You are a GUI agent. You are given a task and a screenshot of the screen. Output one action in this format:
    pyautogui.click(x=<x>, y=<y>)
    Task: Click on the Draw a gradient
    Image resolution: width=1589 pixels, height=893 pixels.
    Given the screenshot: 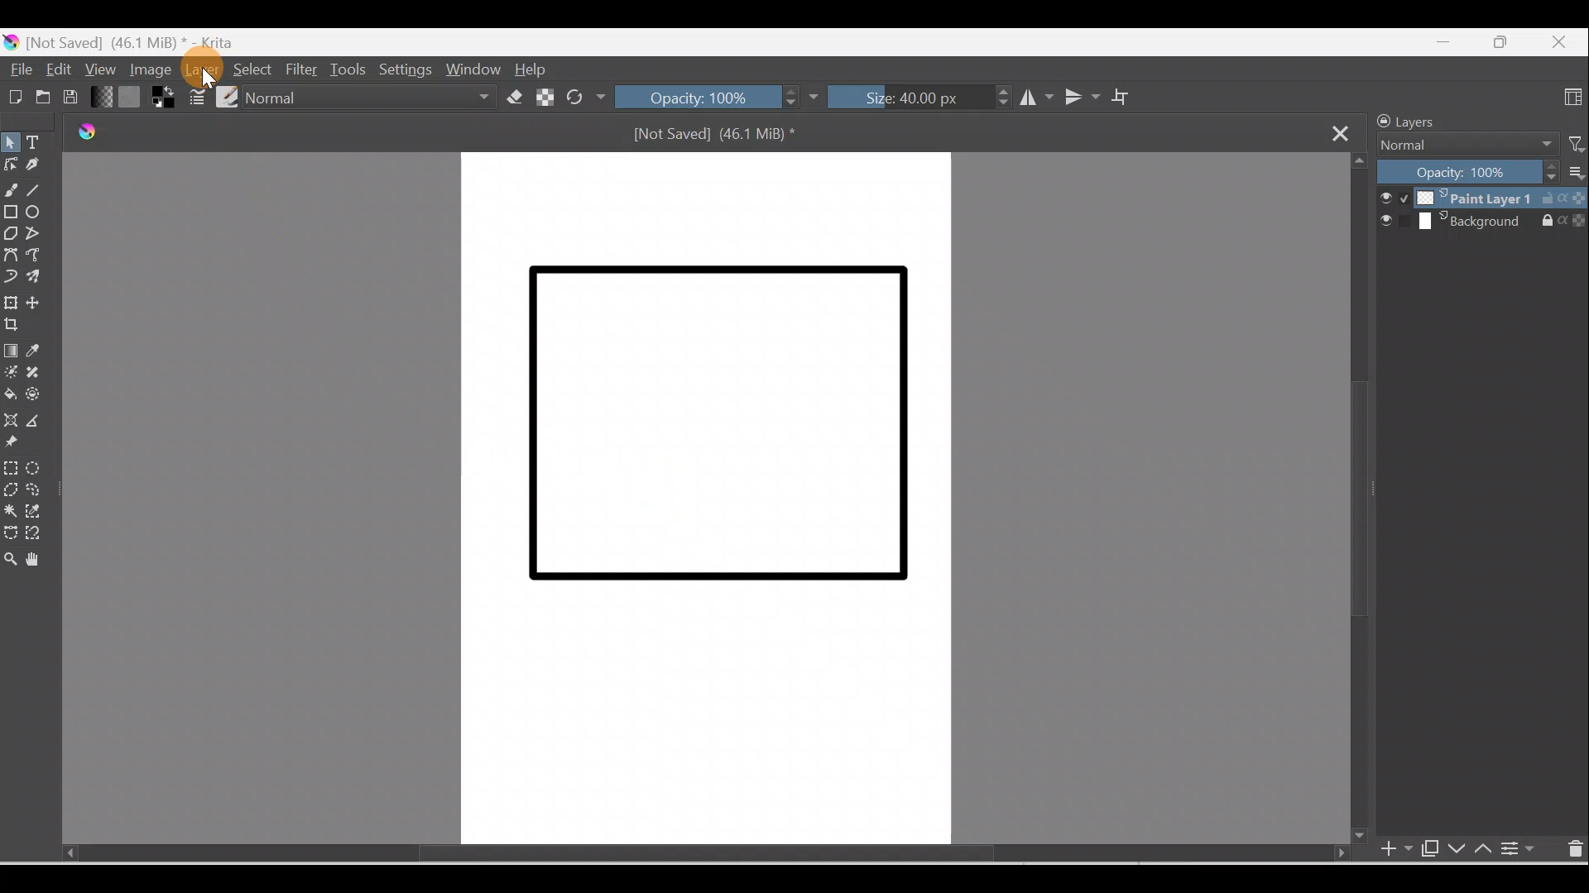 What is the action you would take?
    pyautogui.click(x=12, y=351)
    